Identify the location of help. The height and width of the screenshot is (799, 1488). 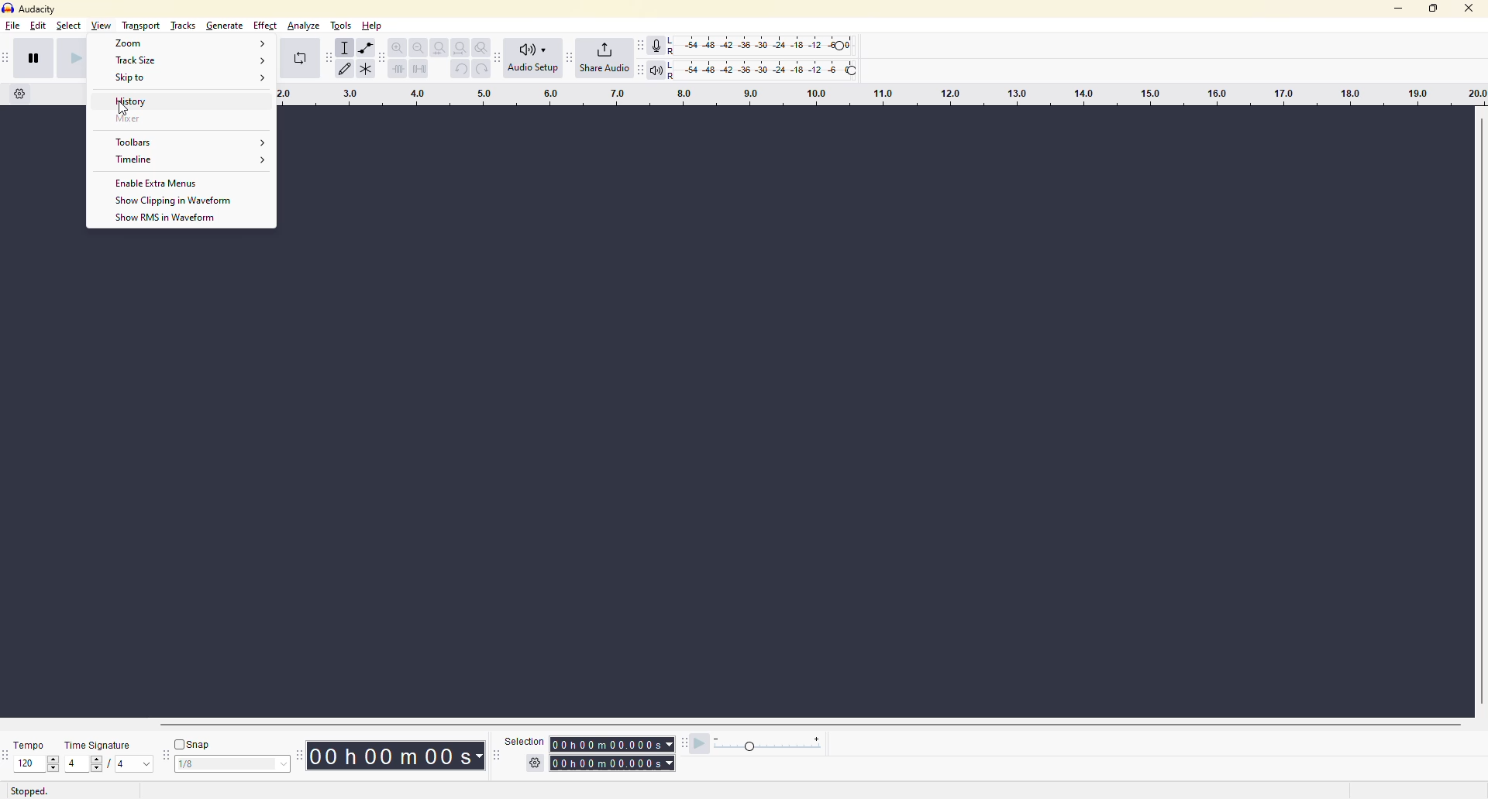
(373, 24).